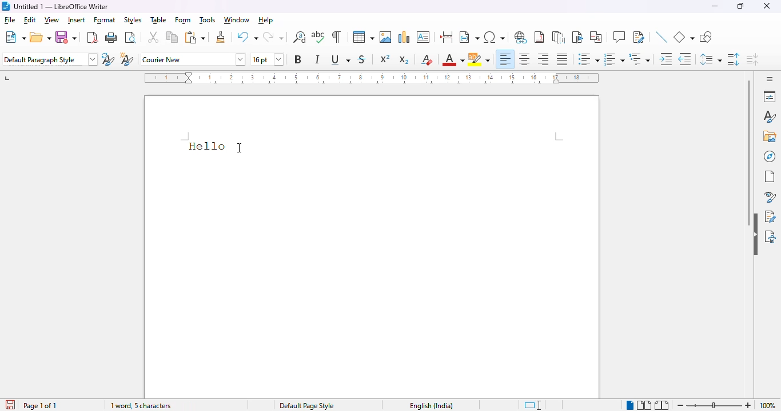 This screenshot has width=781, height=411. What do you see at coordinates (577, 37) in the screenshot?
I see `insert bookmark` at bounding box center [577, 37].